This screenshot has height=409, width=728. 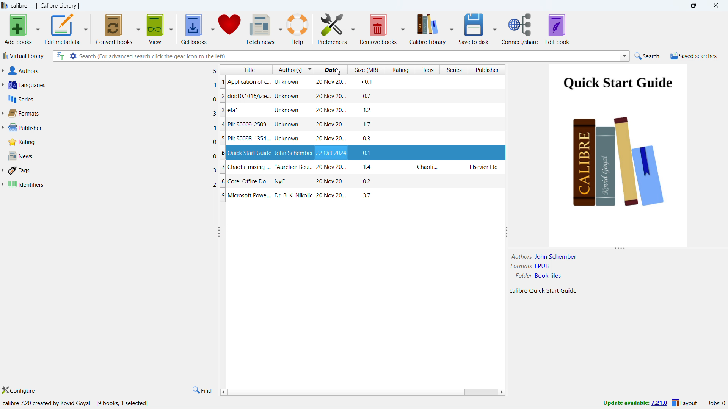 What do you see at coordinates (218, 232) in the screenshot?
I see `resize` at bounding box center [218, 232].